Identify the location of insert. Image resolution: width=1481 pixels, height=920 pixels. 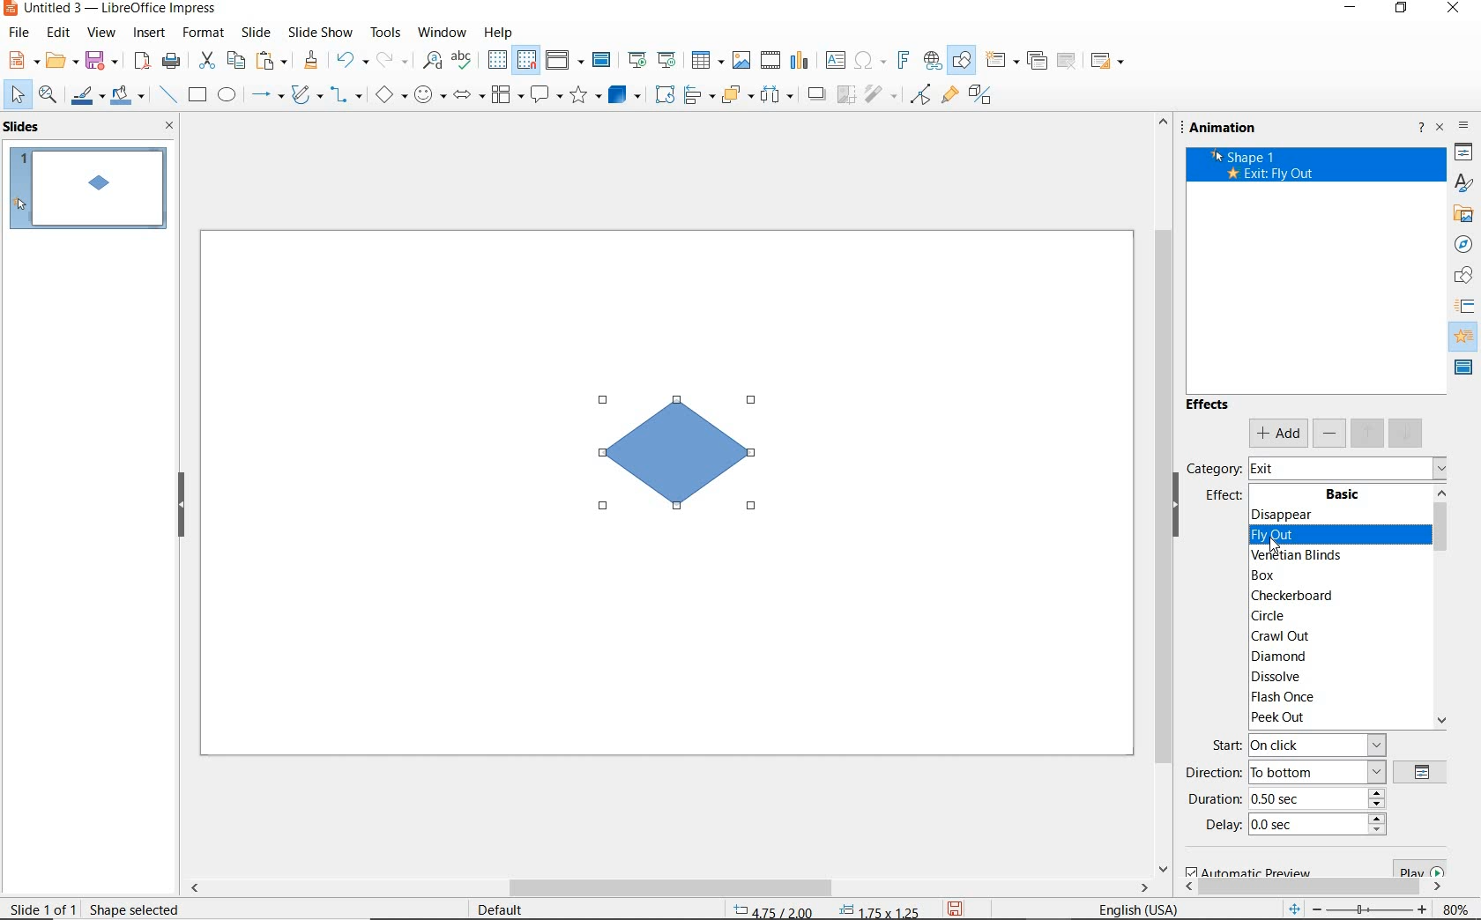
(150, 34).